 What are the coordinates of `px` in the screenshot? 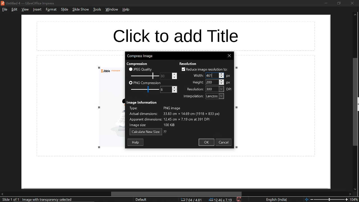 It's located at (229, 83).